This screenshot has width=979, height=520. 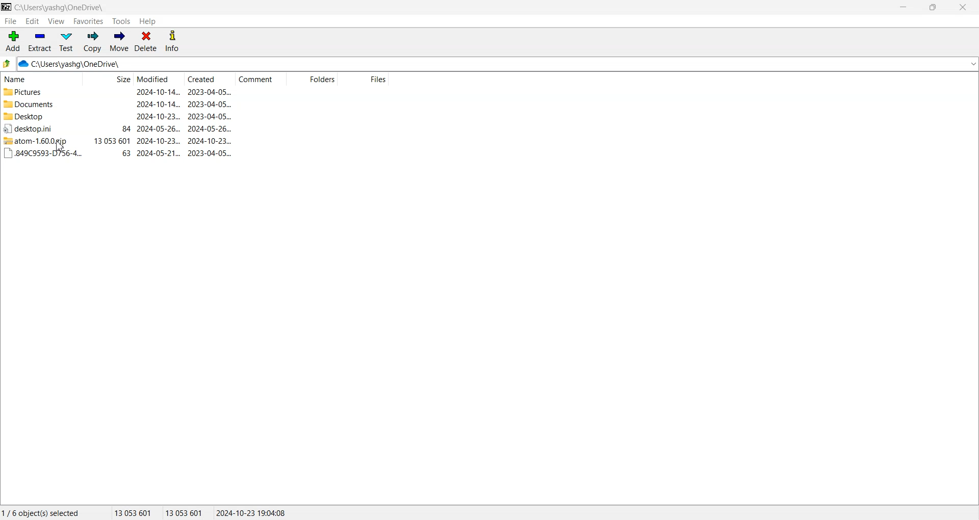 I want to click on View, so click(x=56, y=21).